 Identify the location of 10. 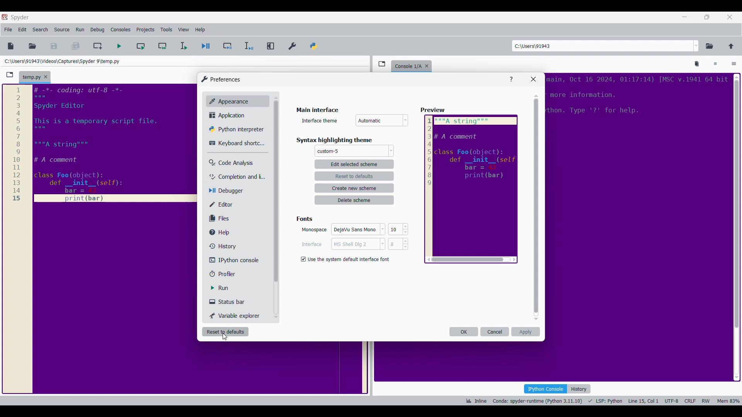
(398, 229).